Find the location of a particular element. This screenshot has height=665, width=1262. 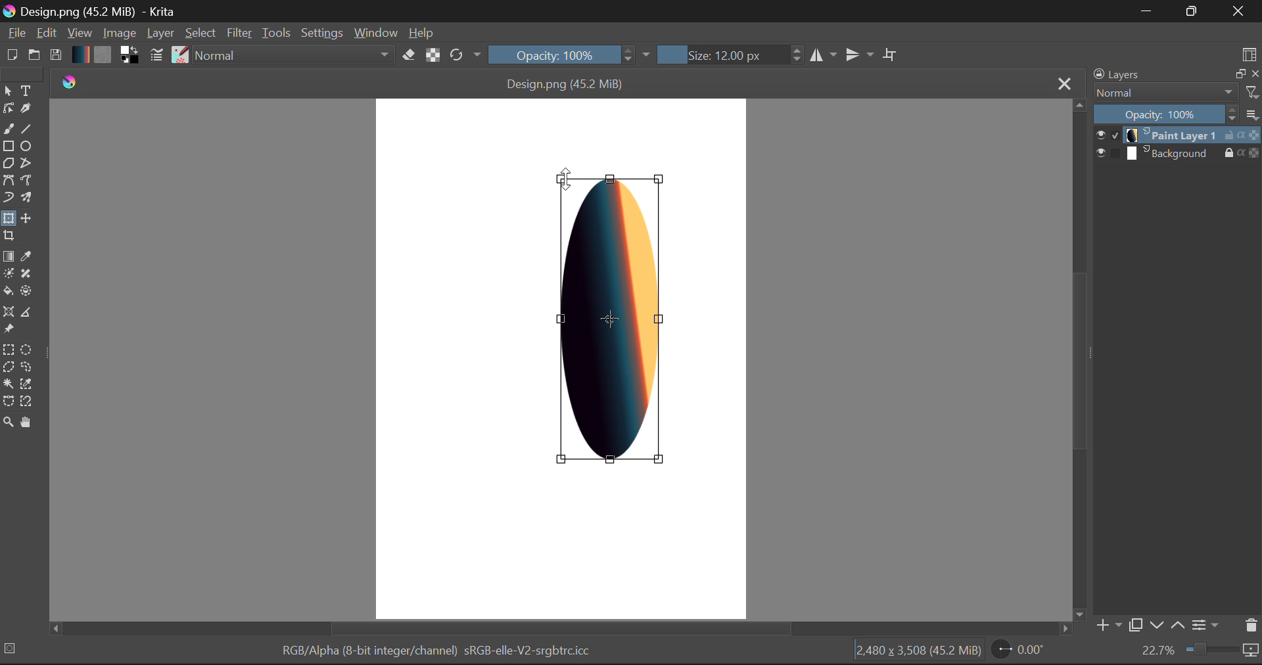

Pan is located at coordinates (28, 424).